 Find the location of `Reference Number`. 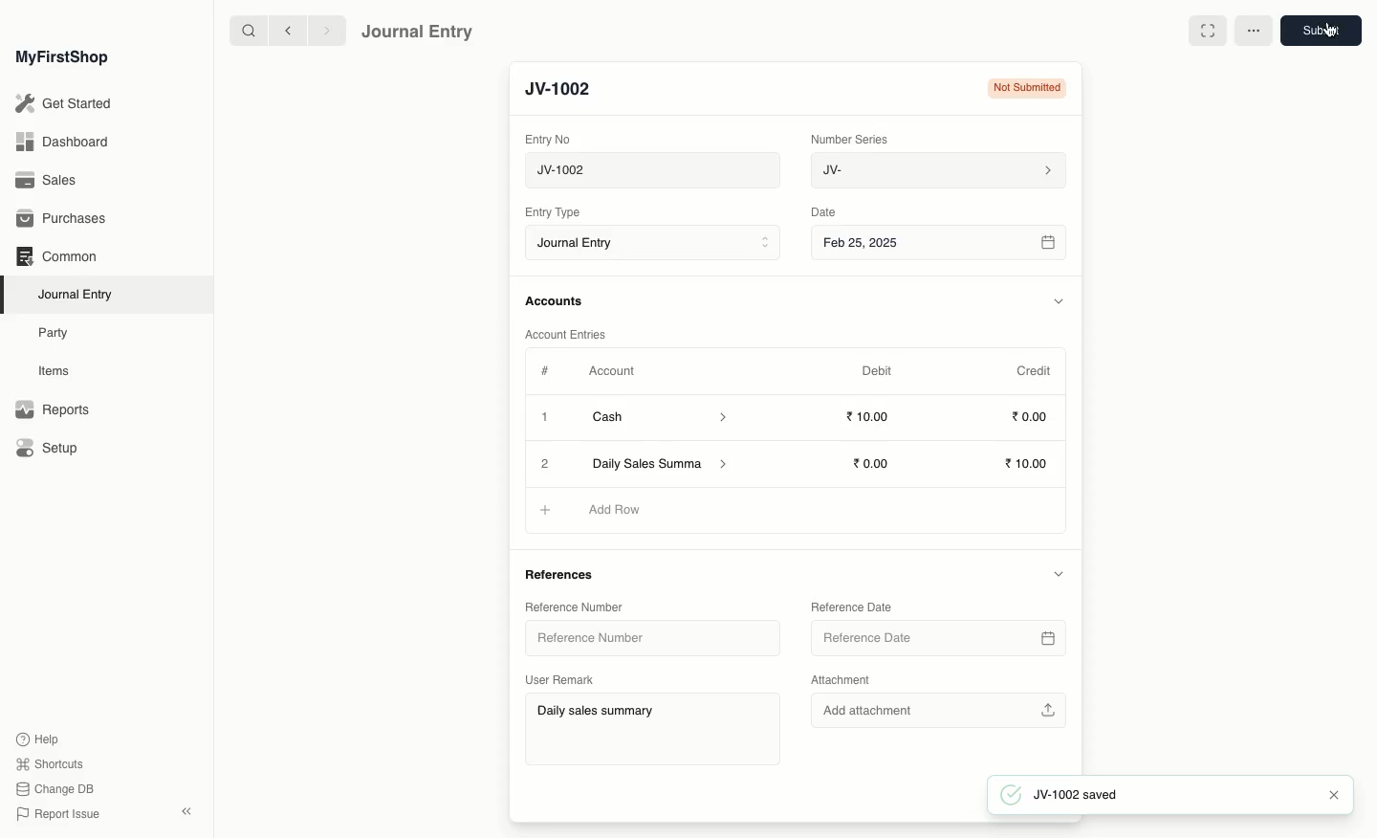

Reference Number is located at coordinates (598, 641).